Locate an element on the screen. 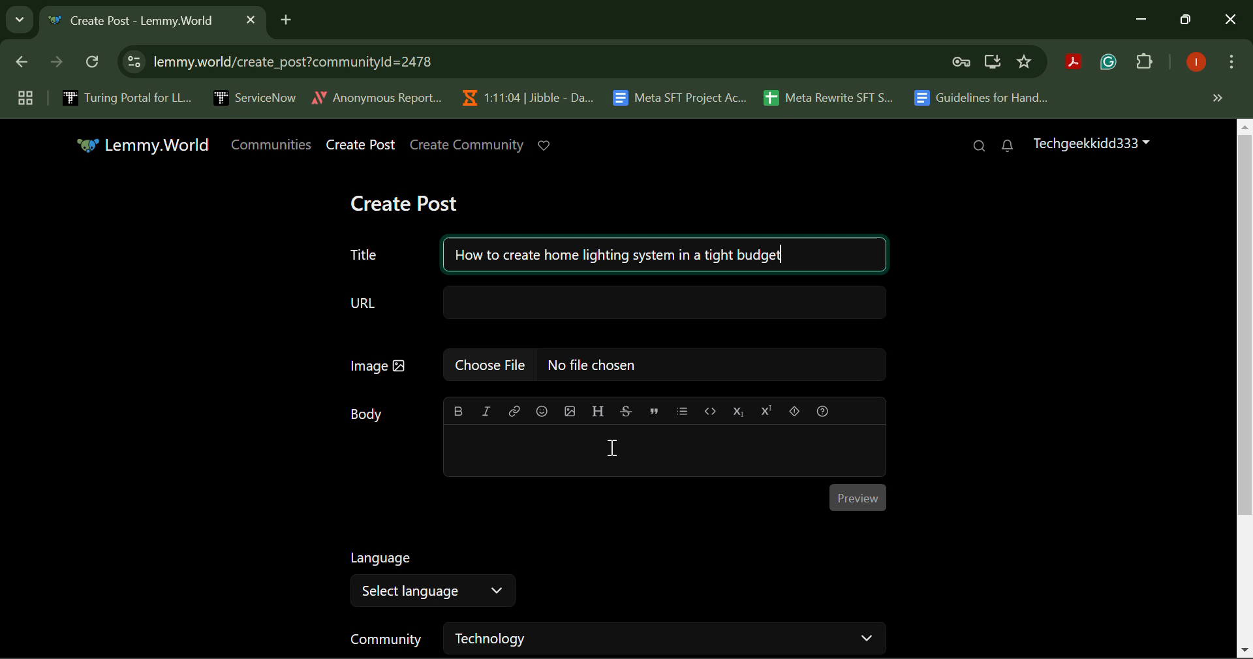 Image resolution: width=1253 pixels, height=659 pixels. italic is located at coordinates (486, 410).